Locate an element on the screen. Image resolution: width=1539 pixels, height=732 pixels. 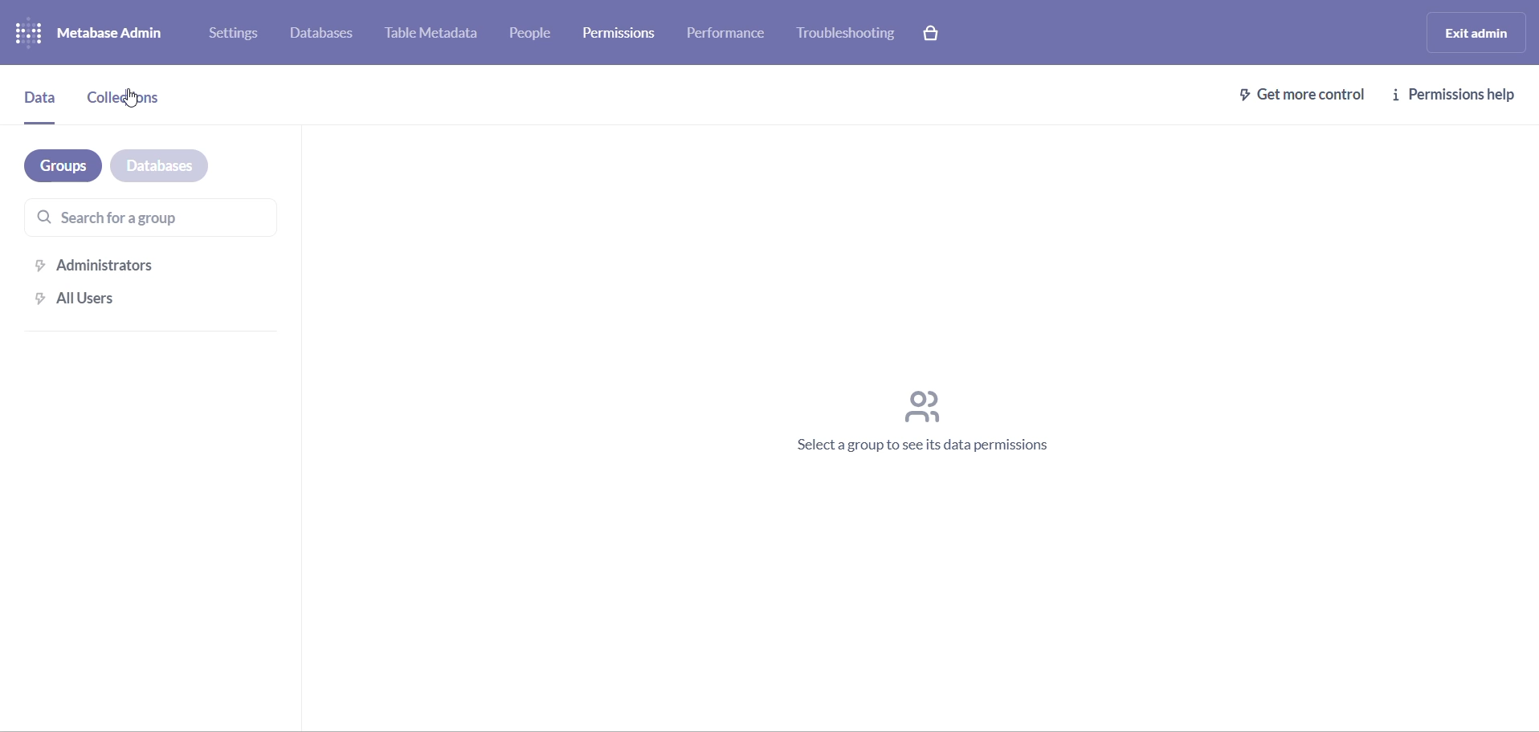
table metadata is located at coordinates (439, 35).